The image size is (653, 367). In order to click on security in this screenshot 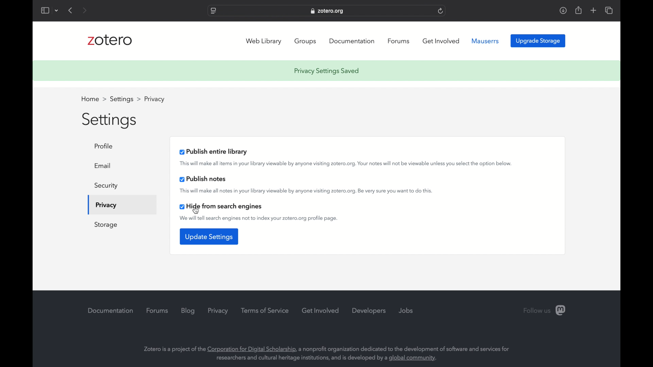, I will do `click(105, 186)`.